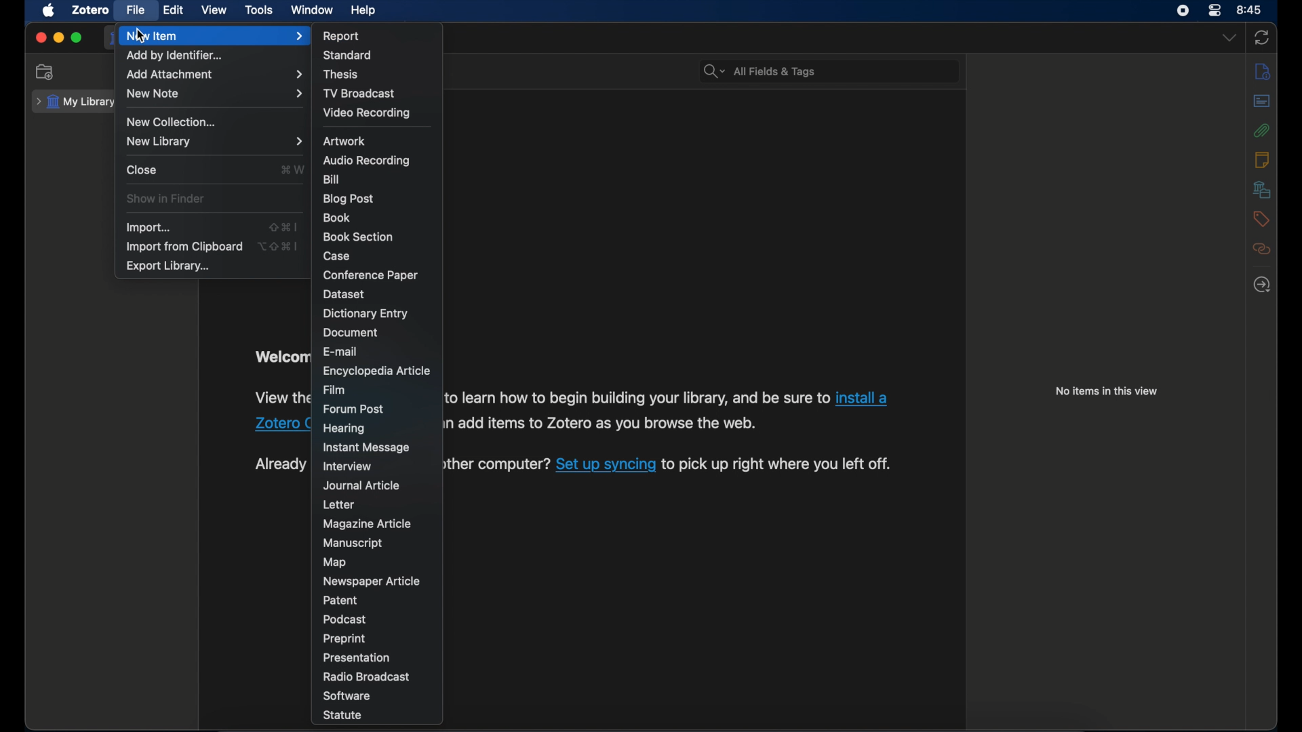 Image resolution: width=1302 pixels, height=732 pixels. I want to click on 8.45, so click(1250, 9).